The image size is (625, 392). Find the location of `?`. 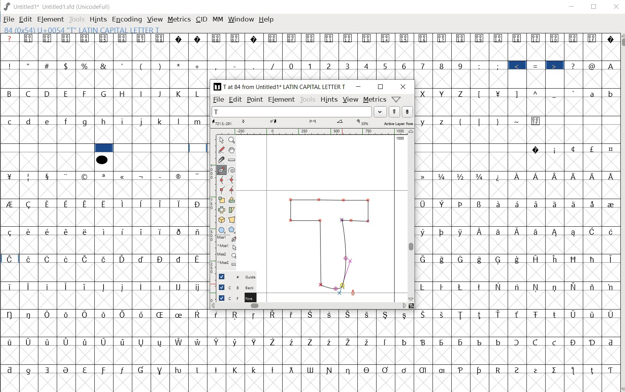

? is located at coordinates (11, 38).